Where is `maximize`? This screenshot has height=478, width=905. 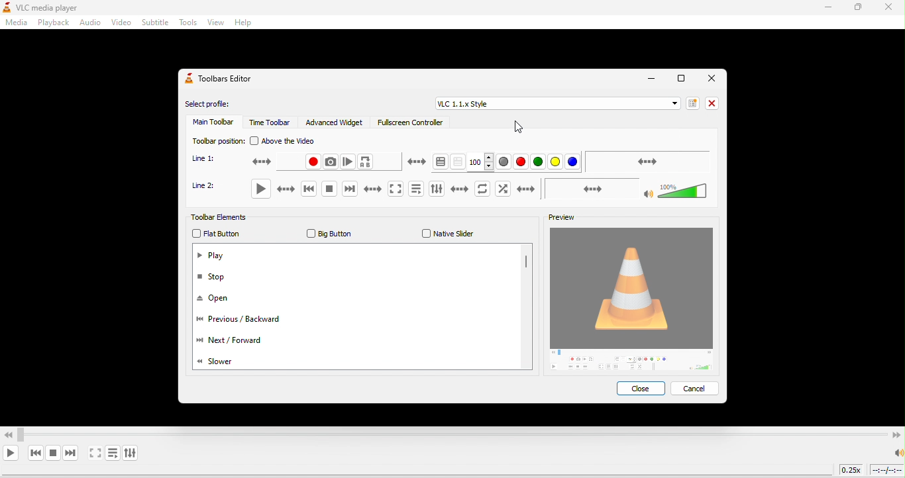
maximize is located at coordinates (861, 9).